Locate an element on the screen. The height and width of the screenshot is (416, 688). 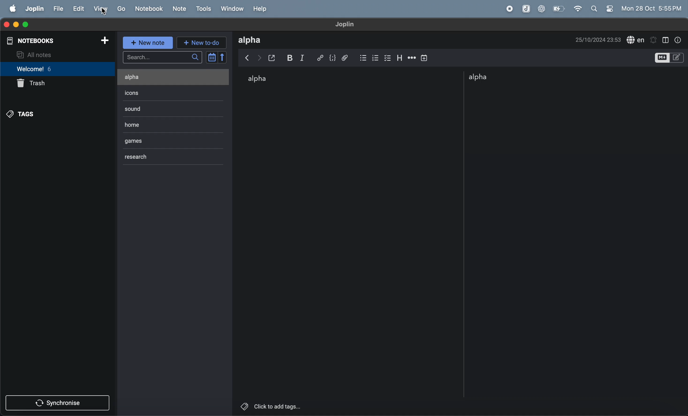
add time is located at coordinates (425, 57).